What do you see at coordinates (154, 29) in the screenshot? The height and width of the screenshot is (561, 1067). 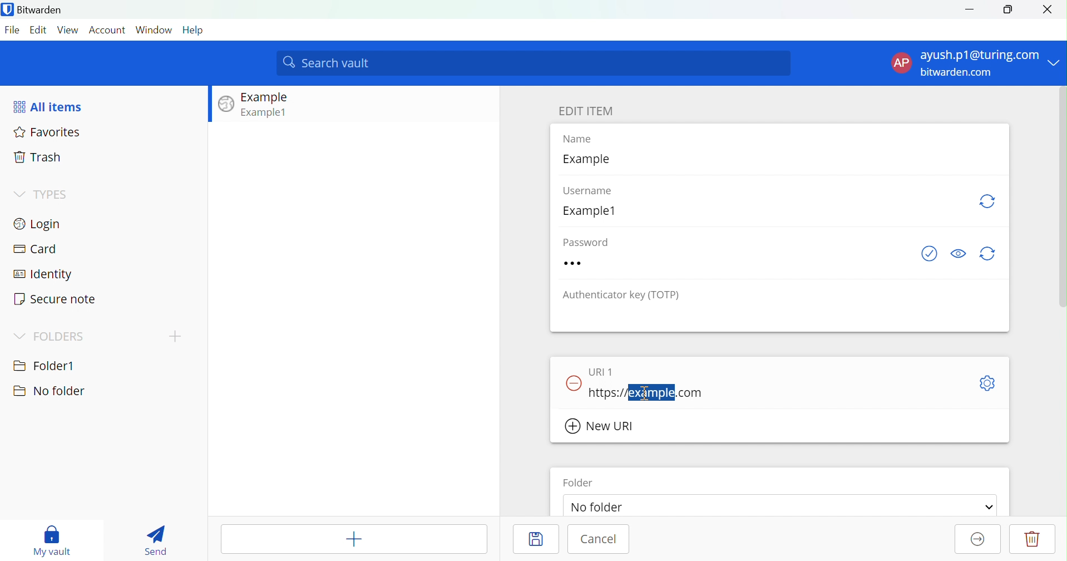 I see `Window` at bounding box center [154, 29].